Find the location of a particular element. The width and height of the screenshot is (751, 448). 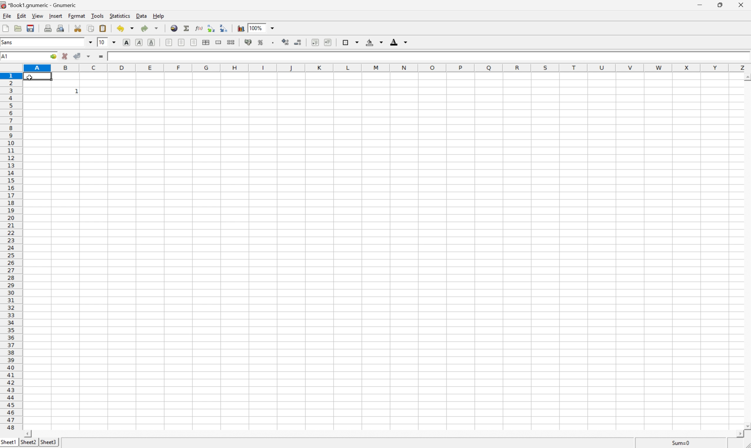

create a new workbook is located at coordinates (5, 29).